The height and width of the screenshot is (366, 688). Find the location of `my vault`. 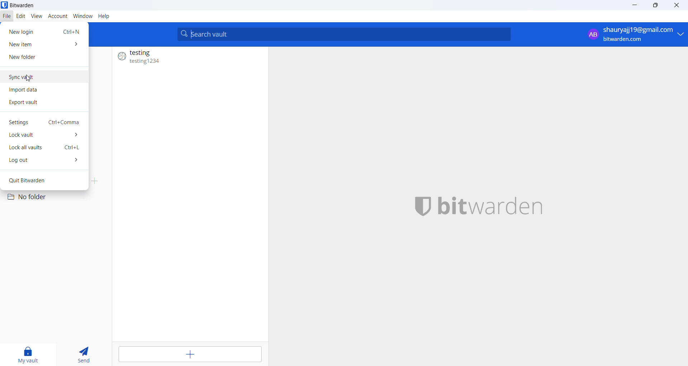

my vault is located at coordinates (26, 355).